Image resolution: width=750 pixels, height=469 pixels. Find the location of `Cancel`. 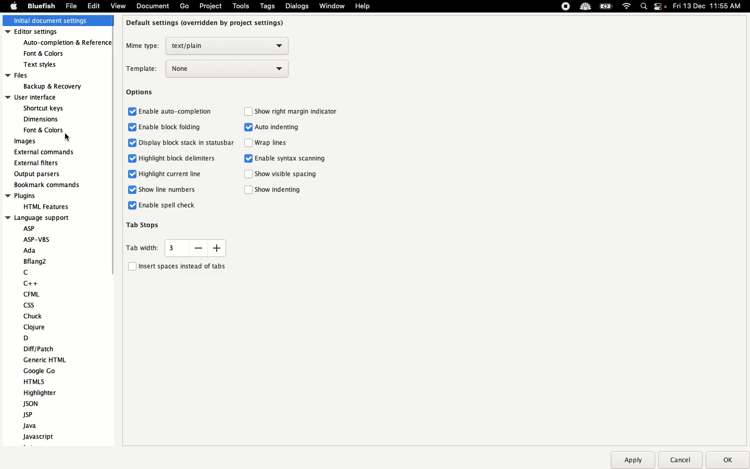

Cancel is located at coordinates (680, 460).